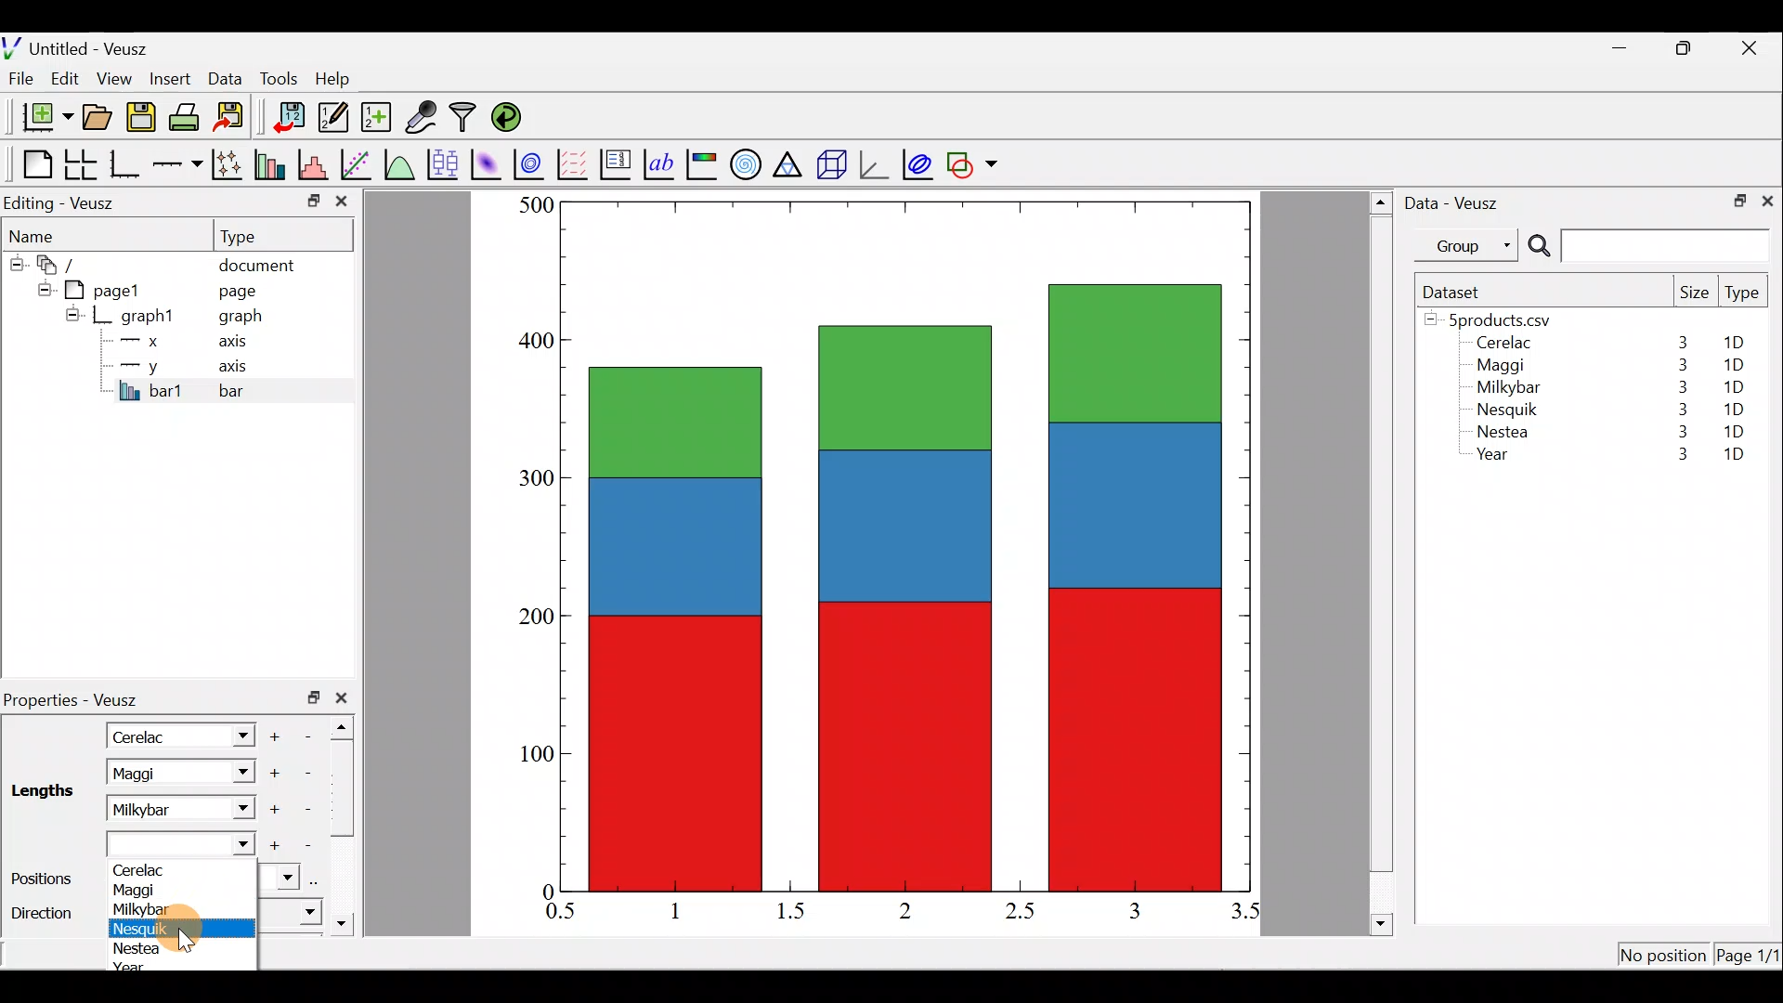 Image resolution: width=1783 pixels, height=1003 pixels. I want to click on Insert, so click(173, 78).